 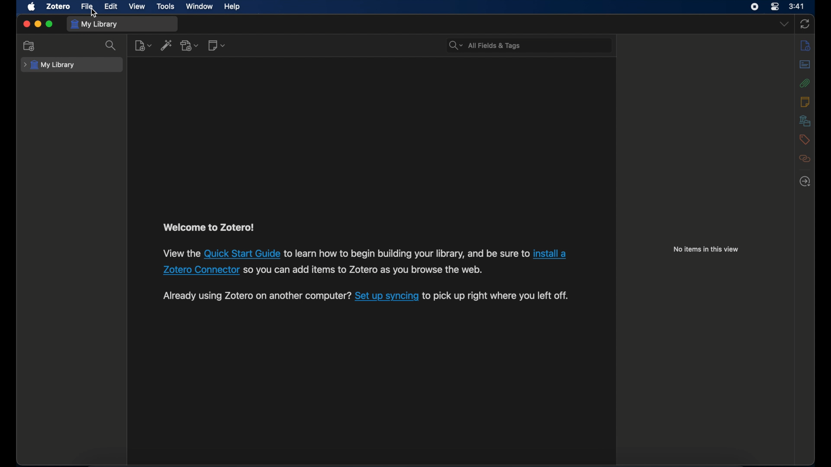 What do you see at coordinates (805, 121) in the screenshot?
I see `libraries` at bounding box center [805, 121].